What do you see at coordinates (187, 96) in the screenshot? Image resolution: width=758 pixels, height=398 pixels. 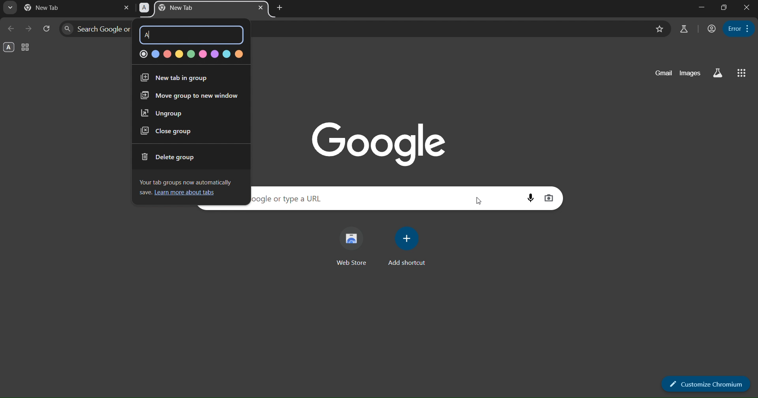 I see `move group to new window` at bounding box center [187, 96].